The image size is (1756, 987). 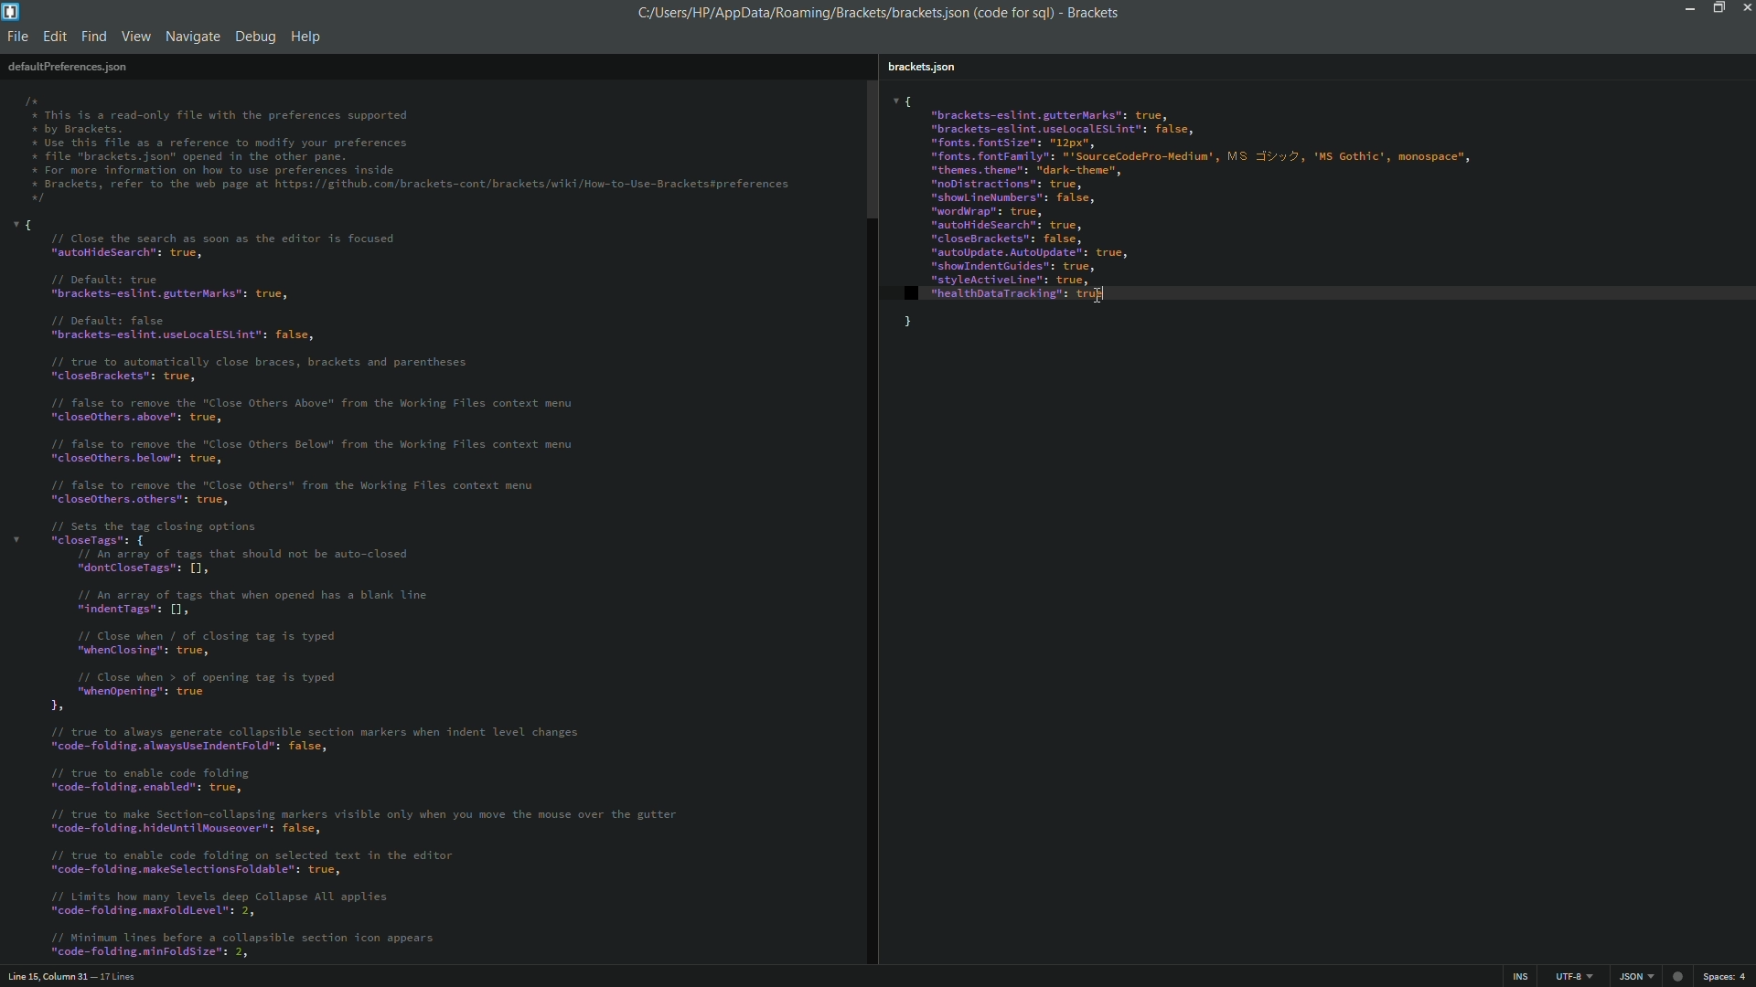 I want to click on cursor, so click(x=1098, y=292).